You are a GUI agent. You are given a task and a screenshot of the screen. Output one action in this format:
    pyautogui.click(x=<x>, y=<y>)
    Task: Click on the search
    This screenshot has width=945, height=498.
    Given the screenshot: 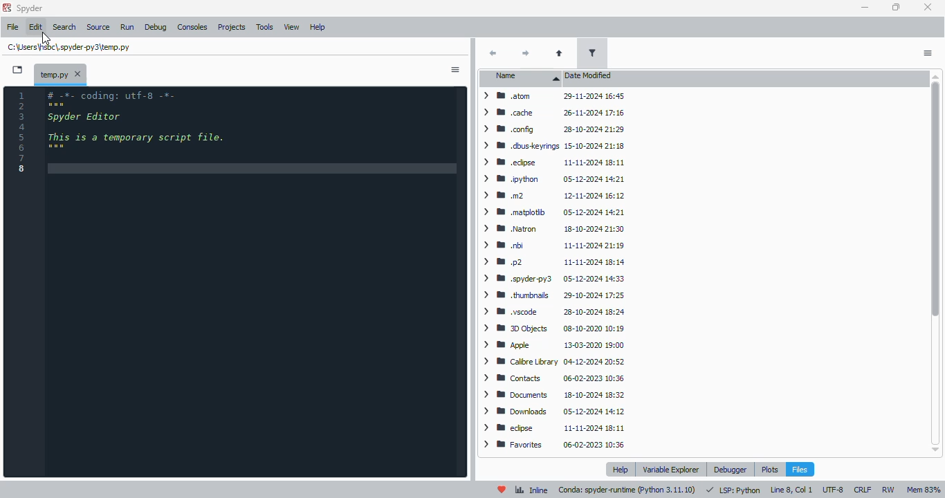 What is the action you would take?
    pyautogui.click(x=65, y=26)
    